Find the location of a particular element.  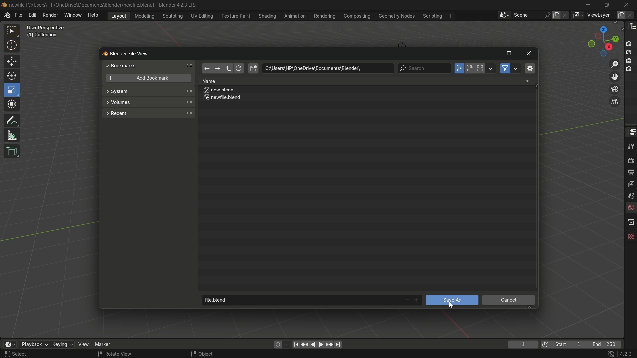

cursor is located at coordinates (12, 46).